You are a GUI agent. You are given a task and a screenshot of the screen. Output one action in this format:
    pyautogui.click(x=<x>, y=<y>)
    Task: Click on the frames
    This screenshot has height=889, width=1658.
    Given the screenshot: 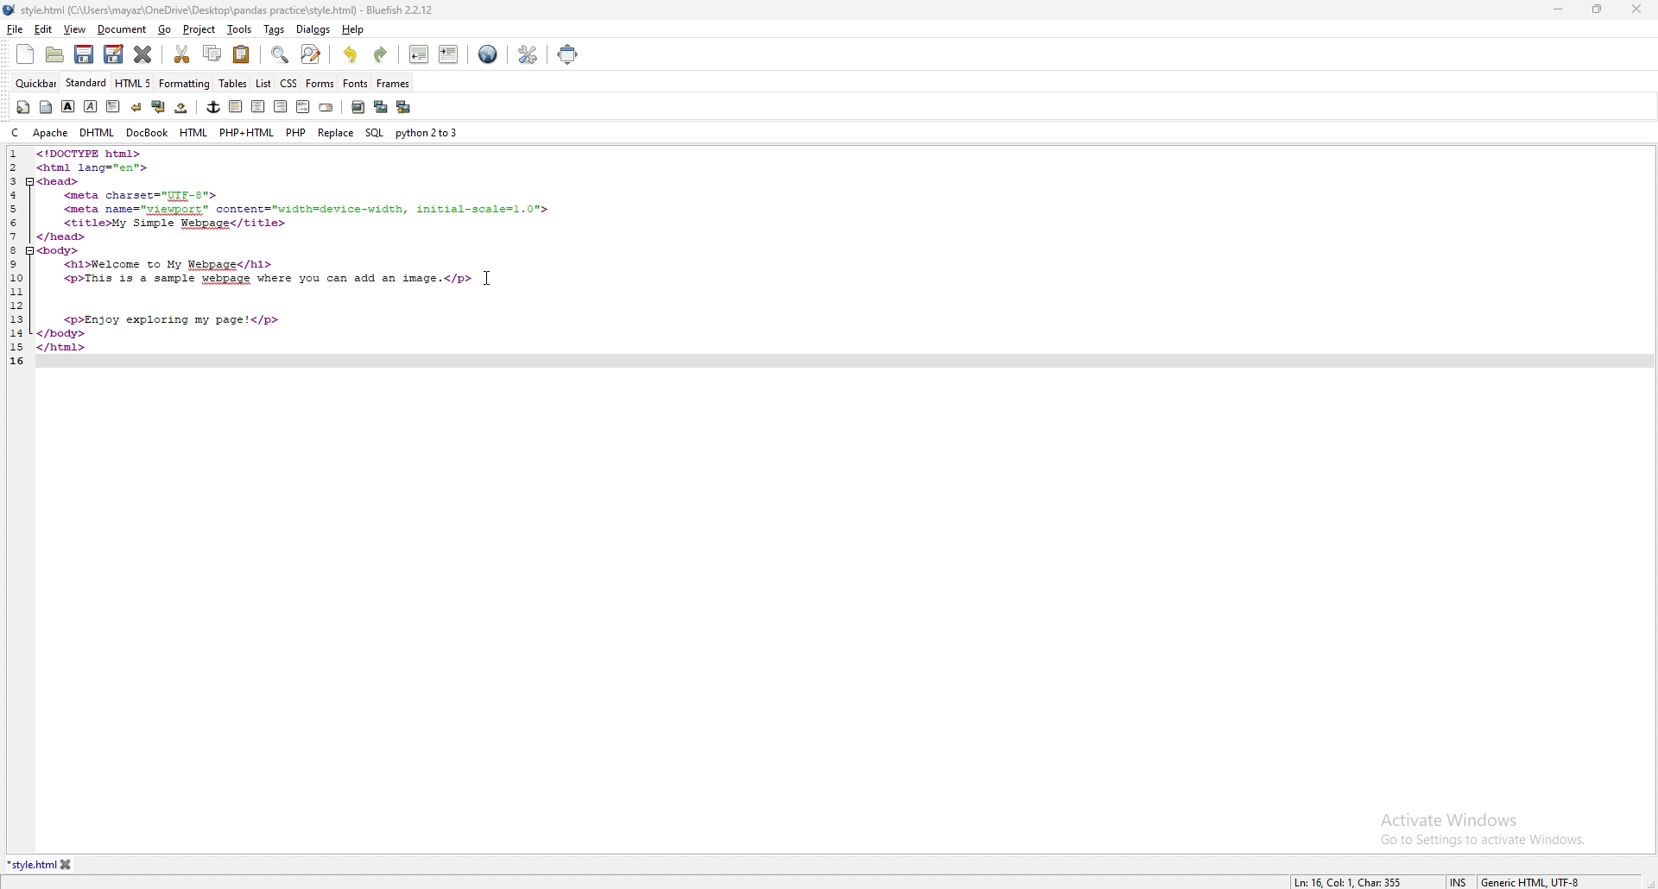 What is the action you would take?
    pyautogui.click(x=393, y=83)
    